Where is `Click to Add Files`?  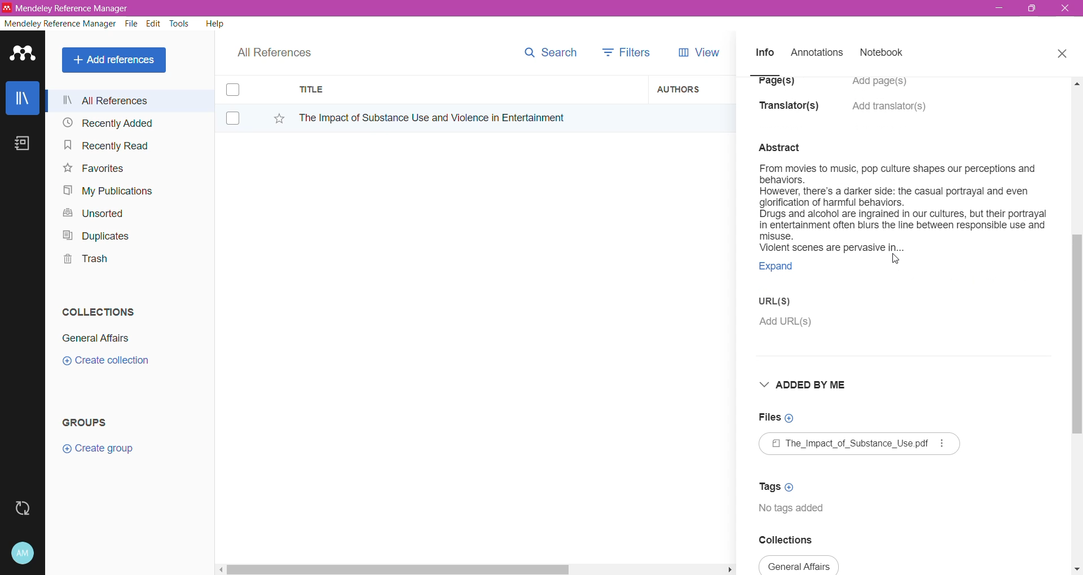 Click to Add Files is located at coordinates (774, 423).